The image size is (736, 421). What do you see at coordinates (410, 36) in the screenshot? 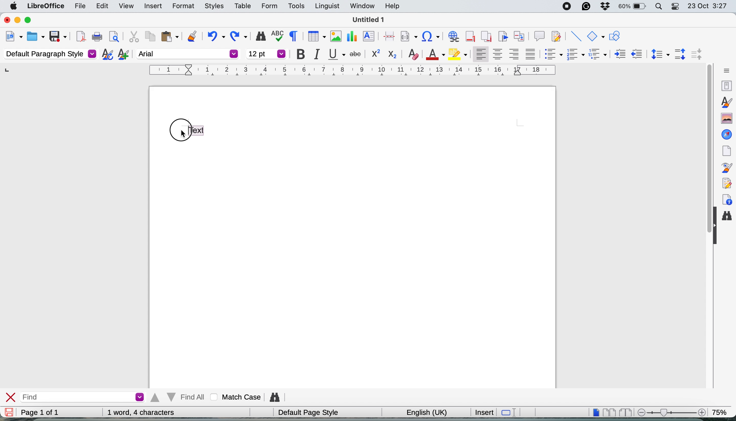
I see `insert field` at bounding box center [410, 36].